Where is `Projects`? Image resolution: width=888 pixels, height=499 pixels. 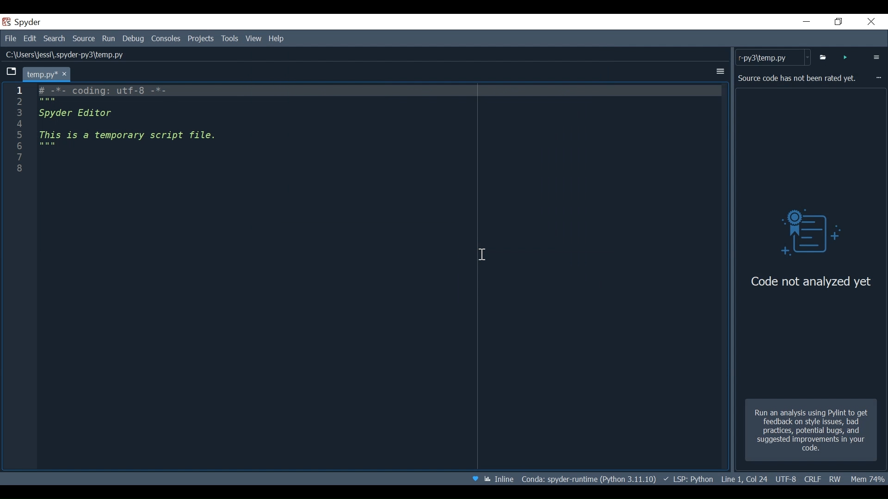 Projects is located at coordinates (201, 40).